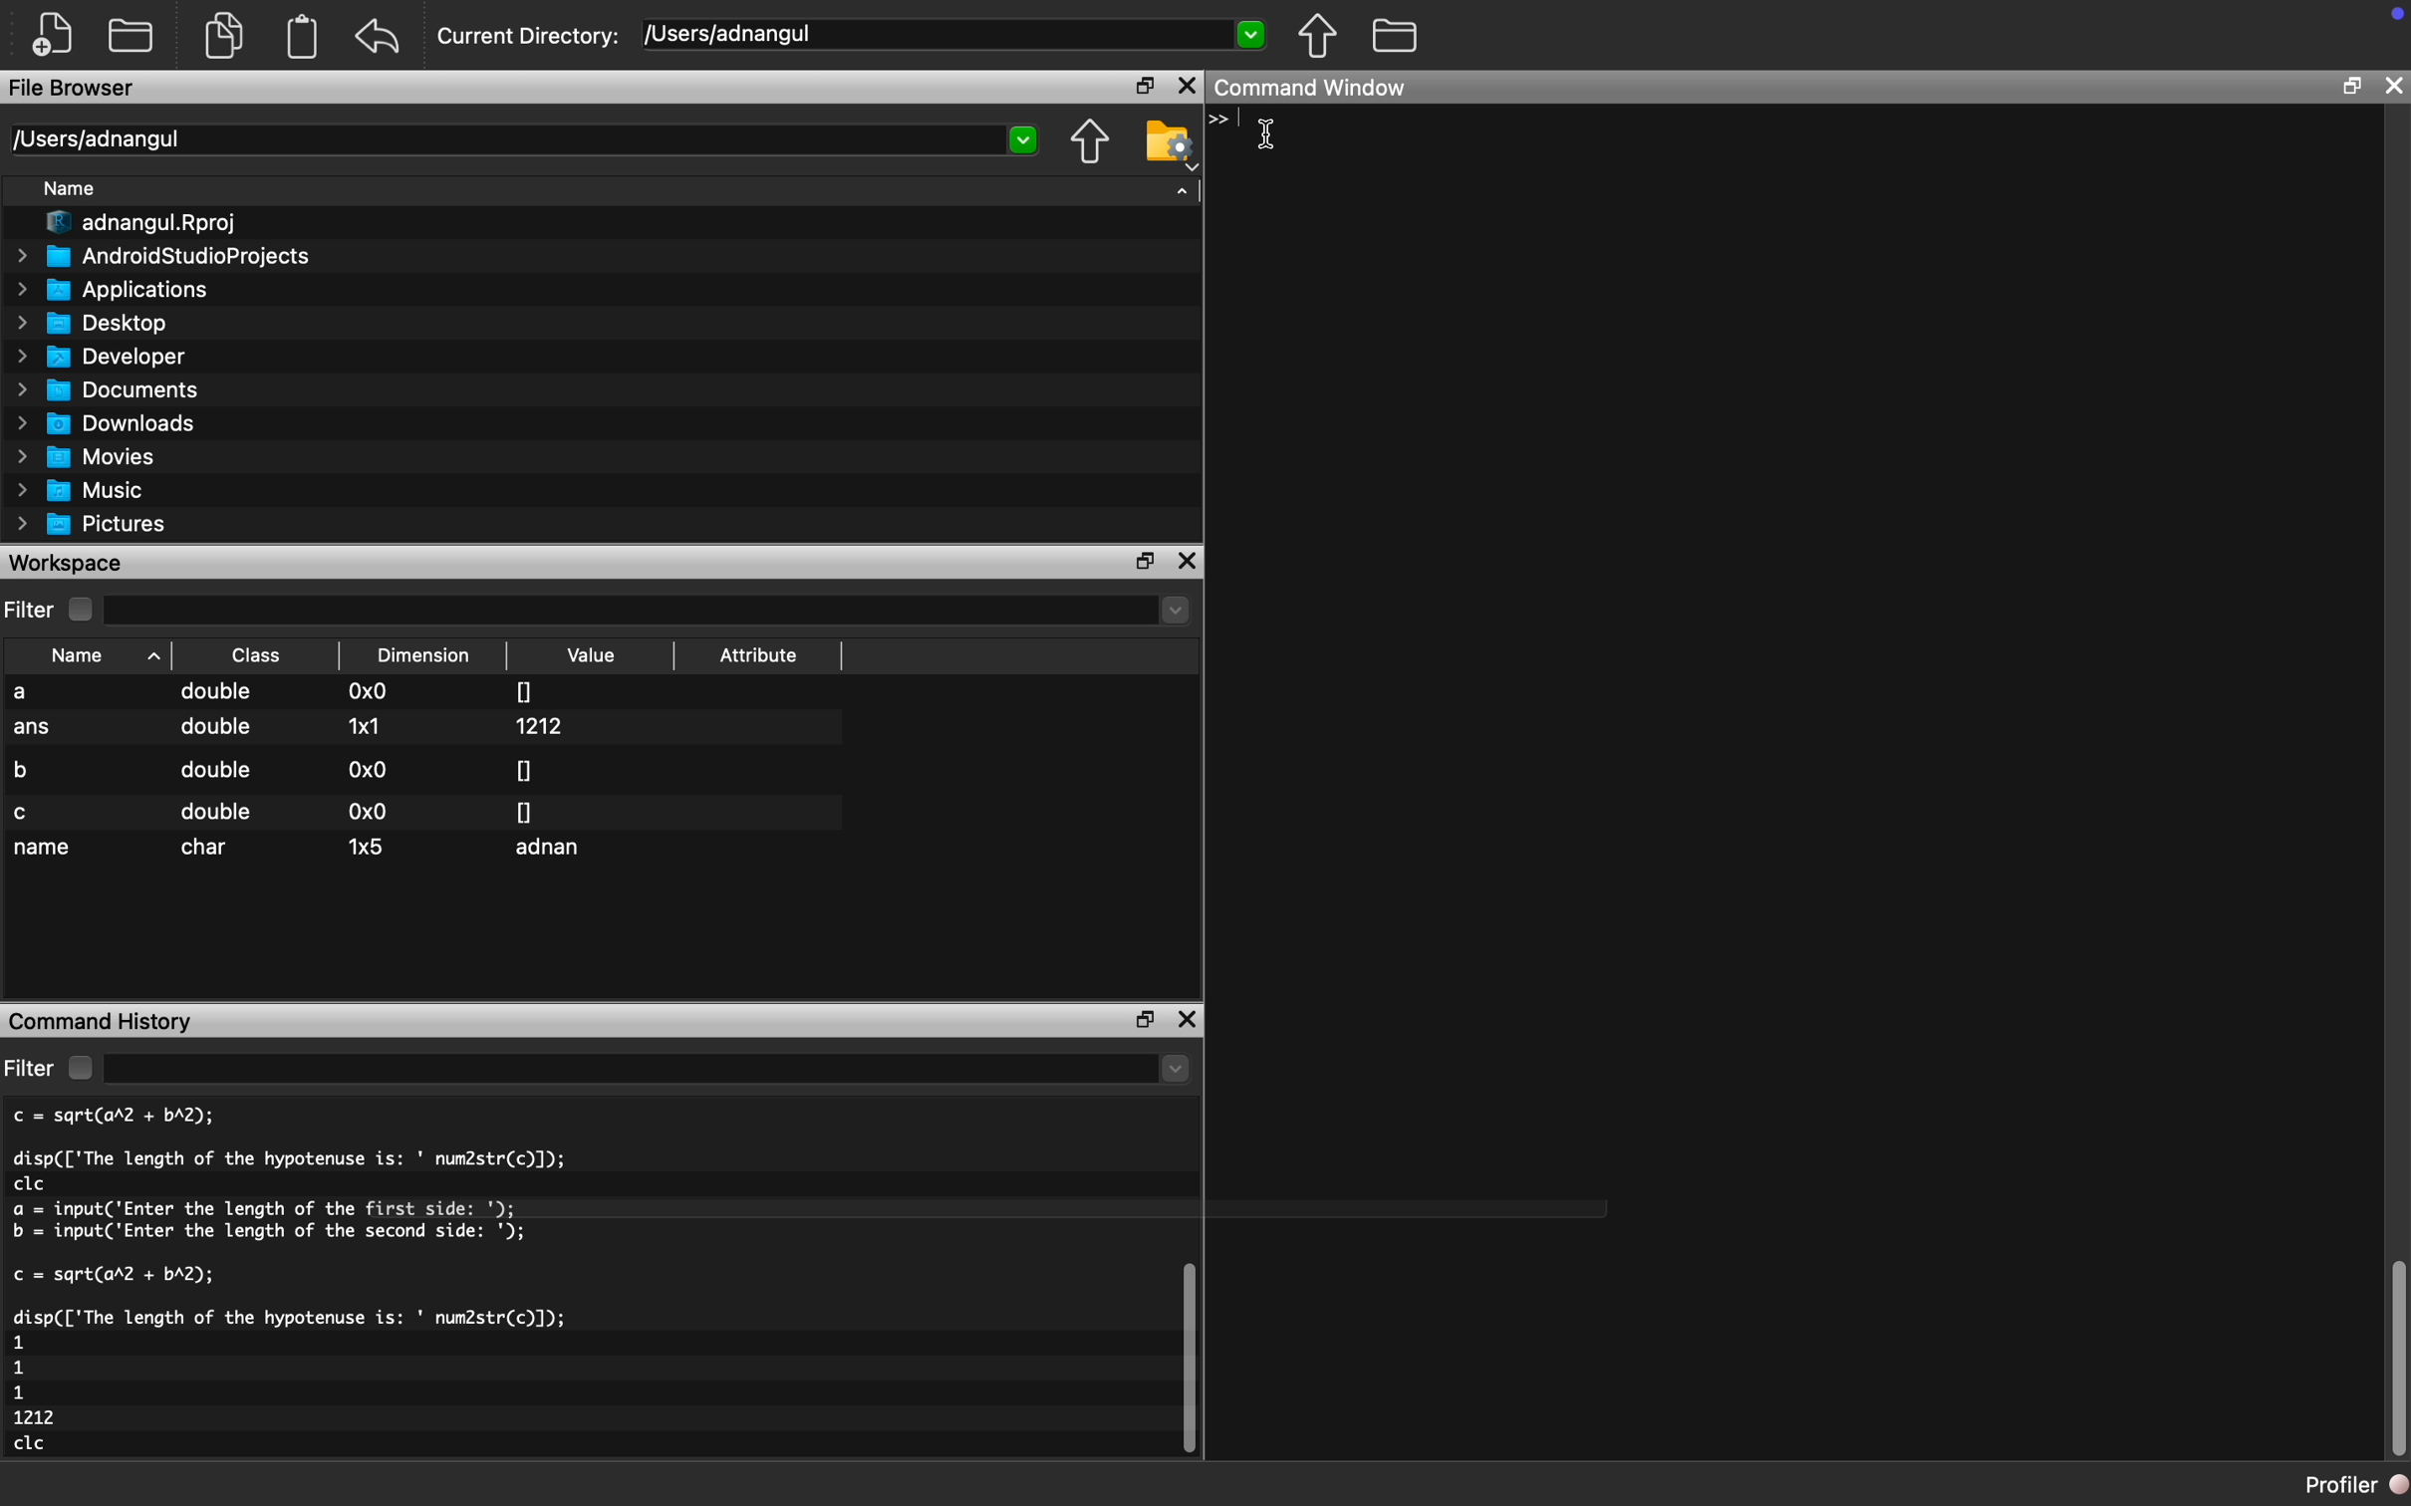 This screenshot has width=2411, height=1506. What do you see at coordinates (45, 850) in the screenshot?
I see `name` at bounding box center [45, 850].